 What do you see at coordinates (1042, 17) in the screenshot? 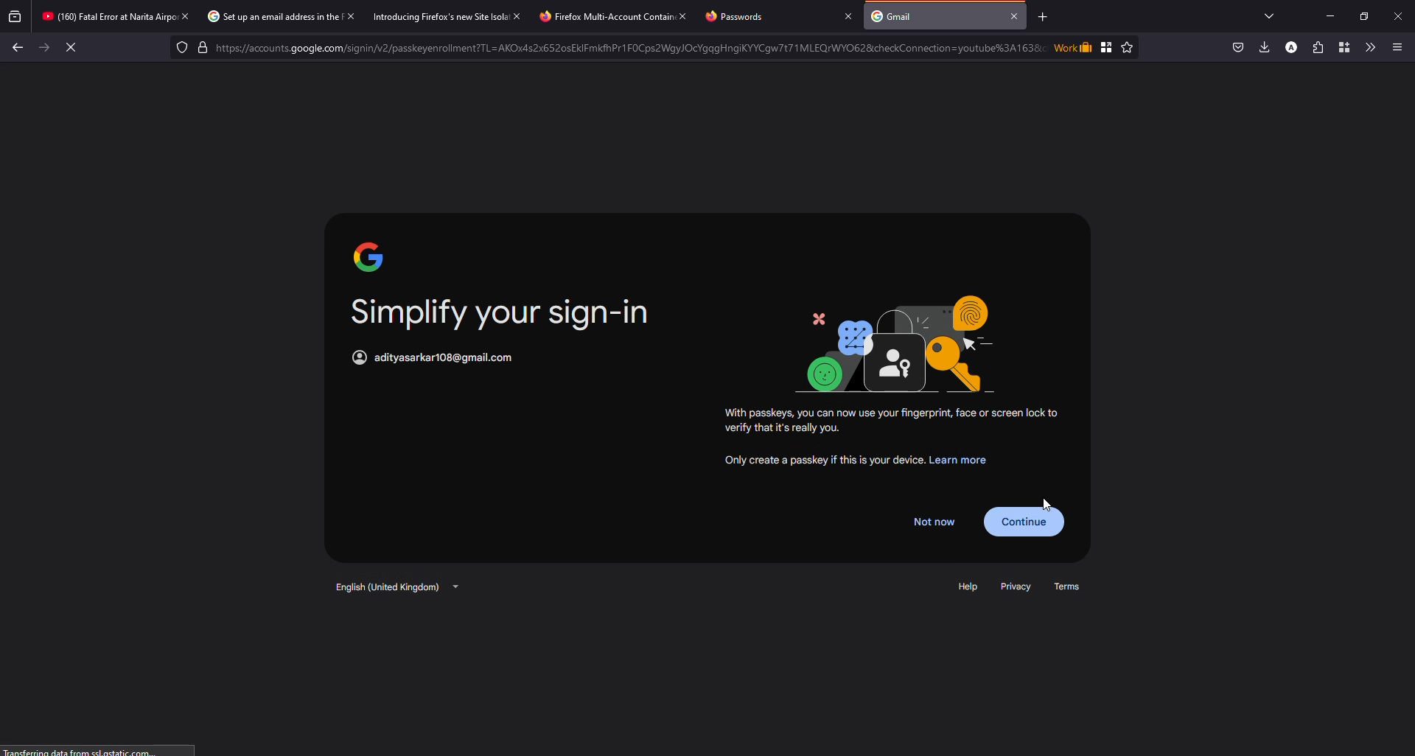
I see `add` at bounding box center [1042, 17].